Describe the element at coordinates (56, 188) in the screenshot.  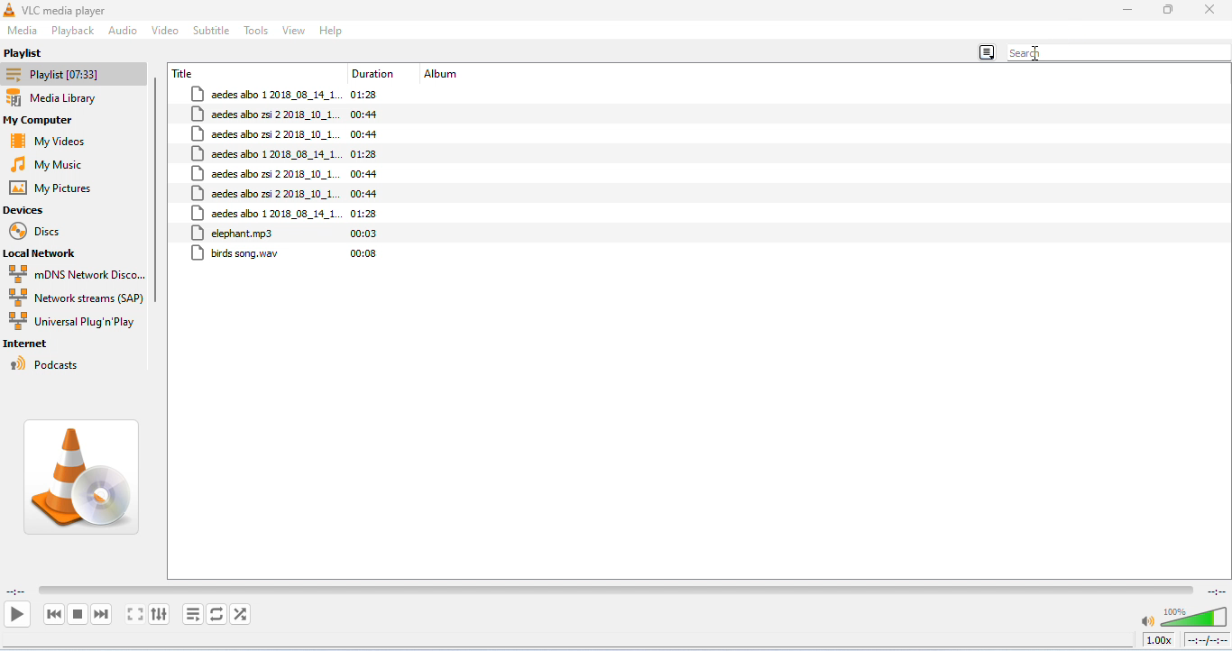
I see `my pictures` at that location.